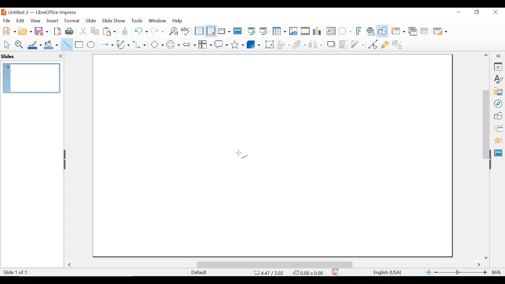  Describe the element at coordinates (343, 44) in the screenshot. I see `Crop Image` at that location.